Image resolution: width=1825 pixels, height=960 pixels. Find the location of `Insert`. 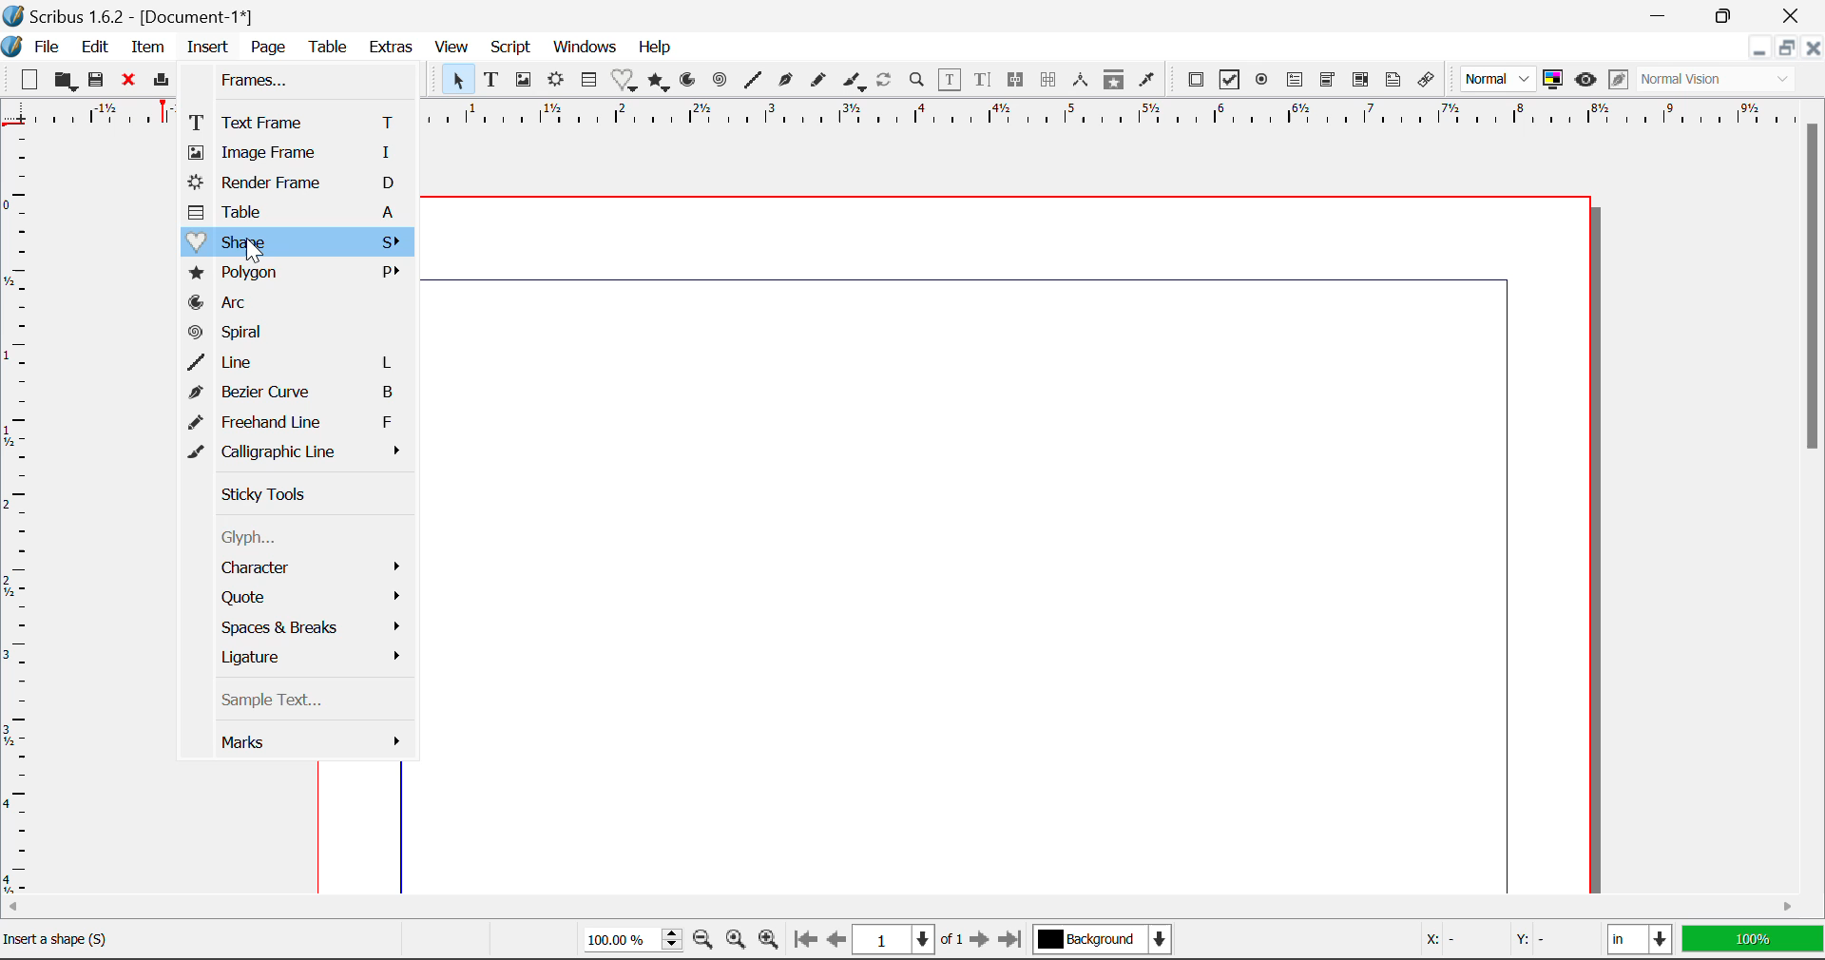

Insert is located at coordinates (205, 48).